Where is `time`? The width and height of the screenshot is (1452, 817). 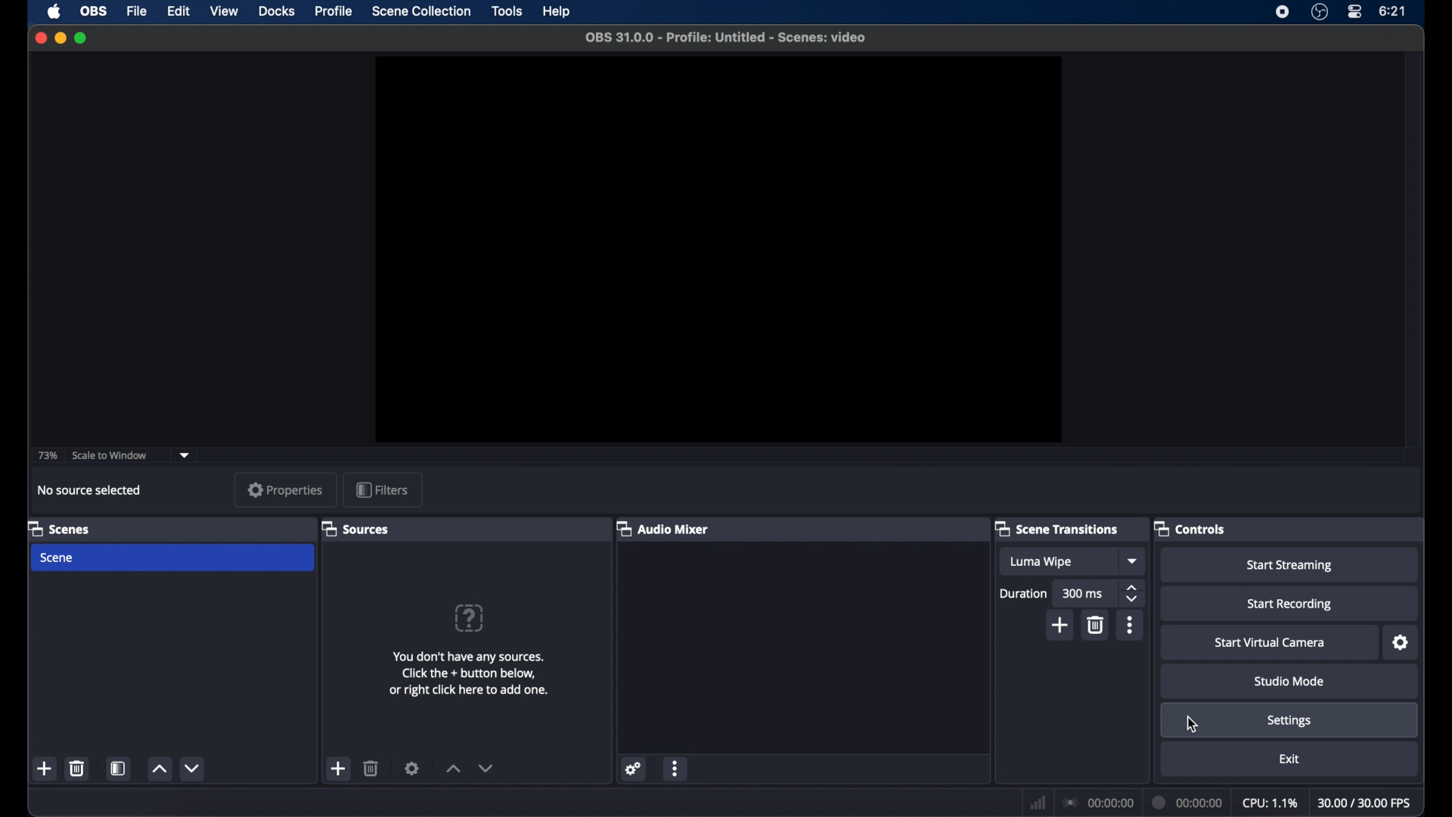 time is located at coordinates (1393, 11).